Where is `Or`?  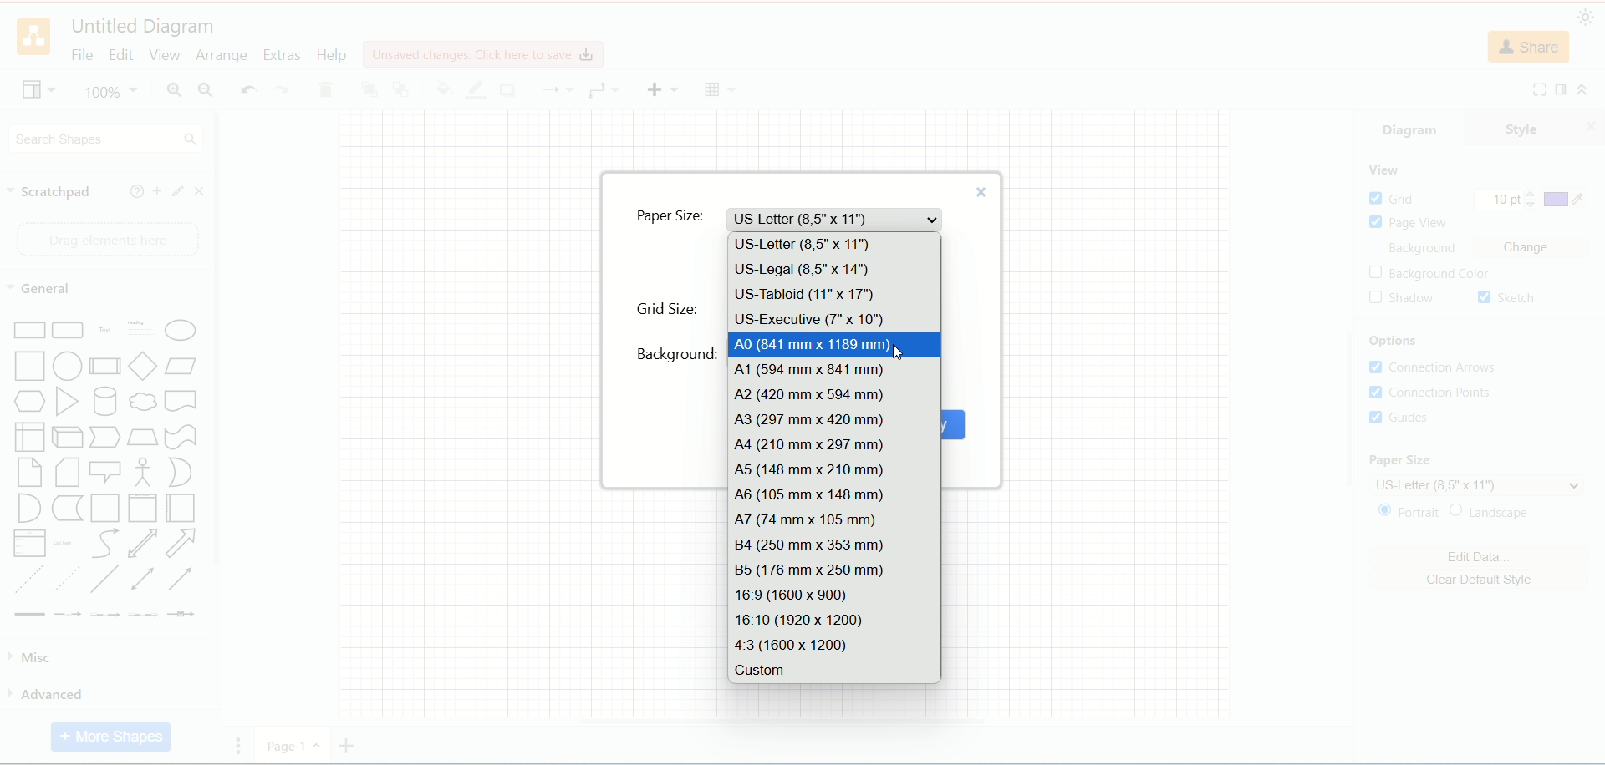 Or is located at coordinates (184, 472).